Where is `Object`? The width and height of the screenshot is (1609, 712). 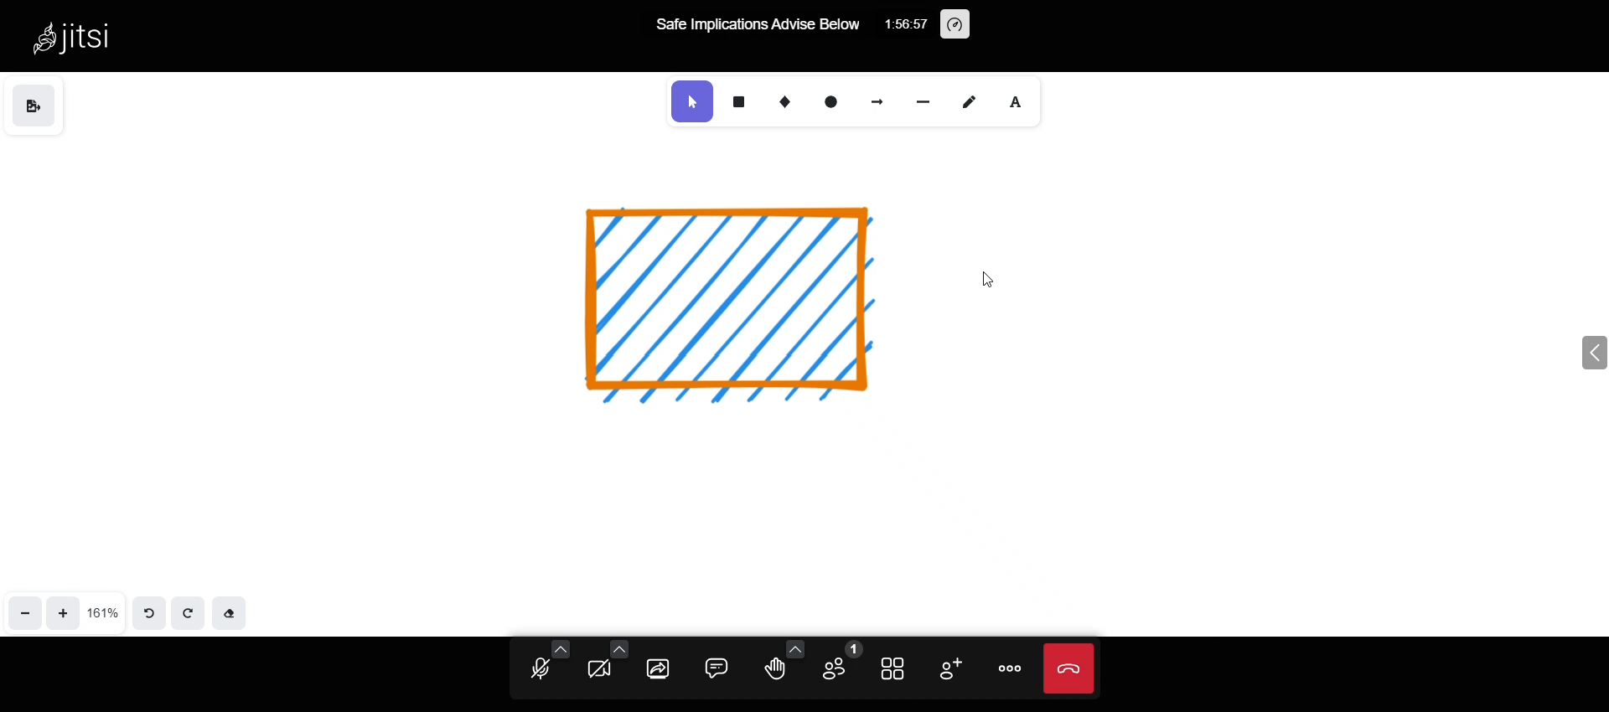 Object is located at coordinates (753, 295).